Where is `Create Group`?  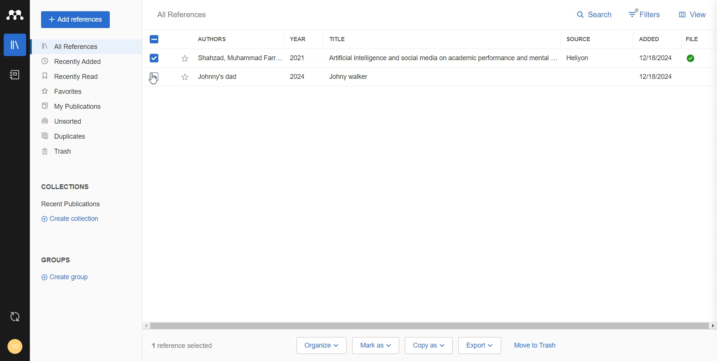
Create Group is located at coordinates (68, 277).